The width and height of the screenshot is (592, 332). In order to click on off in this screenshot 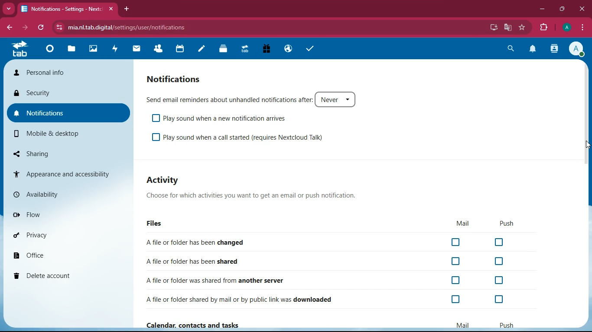, I will do `click(497, 262)`.